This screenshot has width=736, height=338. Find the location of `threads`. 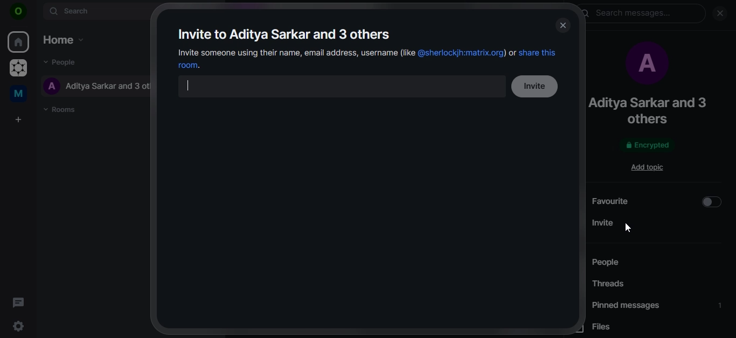

threads is located at coordinates (18, 302).